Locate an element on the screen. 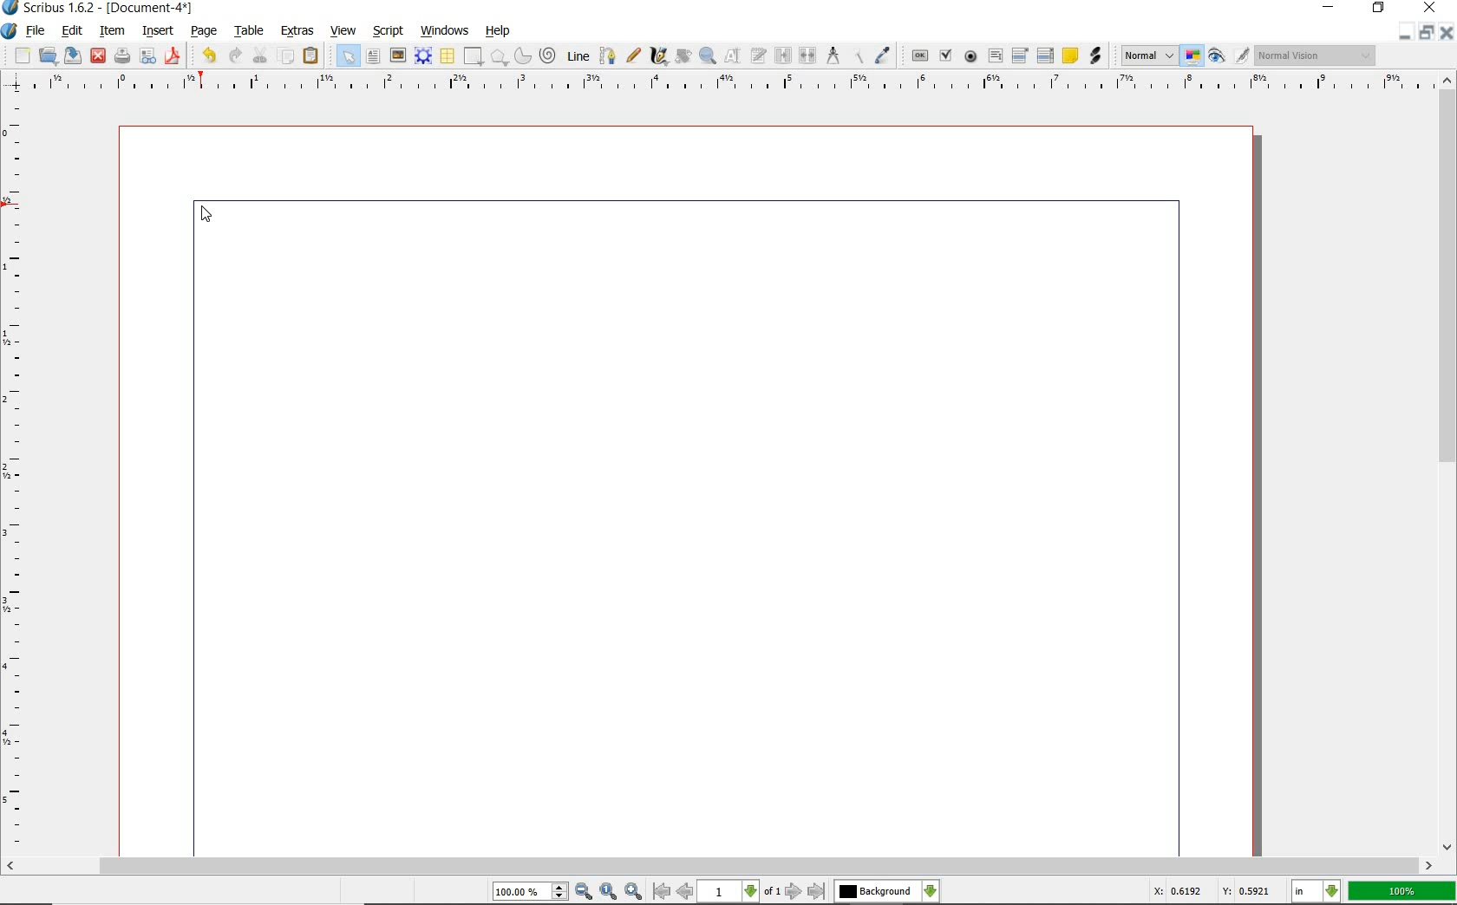 The width and height of the screenshot is (1457, 905). pdf radio button is located at coordinates (969, 57).